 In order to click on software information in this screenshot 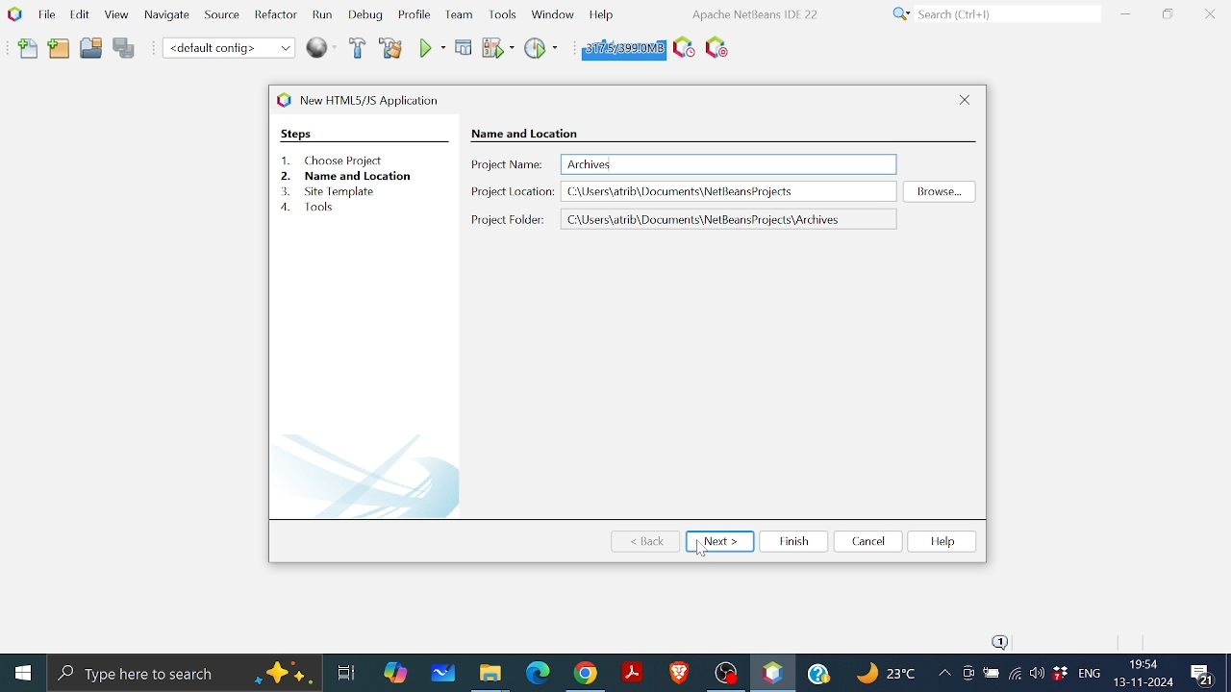, I will do `click(753, 13)`.